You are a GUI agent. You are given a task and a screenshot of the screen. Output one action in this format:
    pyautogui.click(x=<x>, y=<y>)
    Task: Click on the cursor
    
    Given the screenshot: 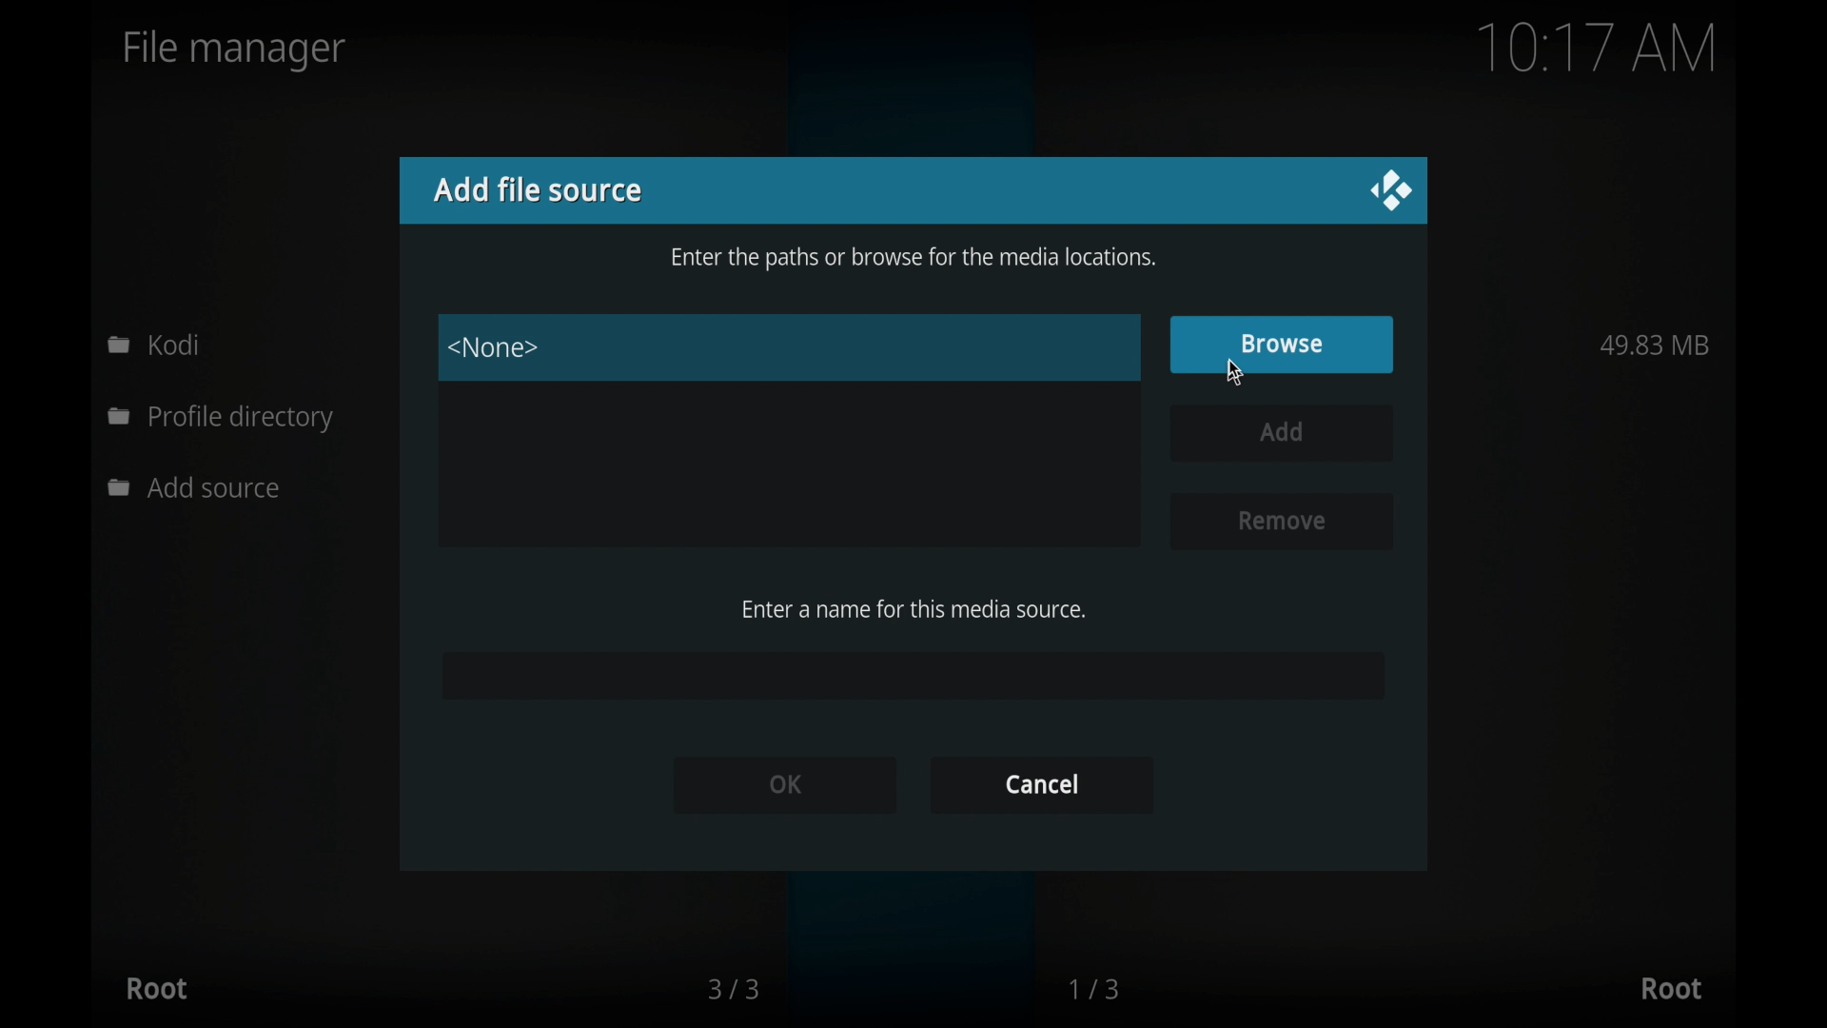 What is the action you would take?
    pyautogui.click(x=1235, y=373)
    